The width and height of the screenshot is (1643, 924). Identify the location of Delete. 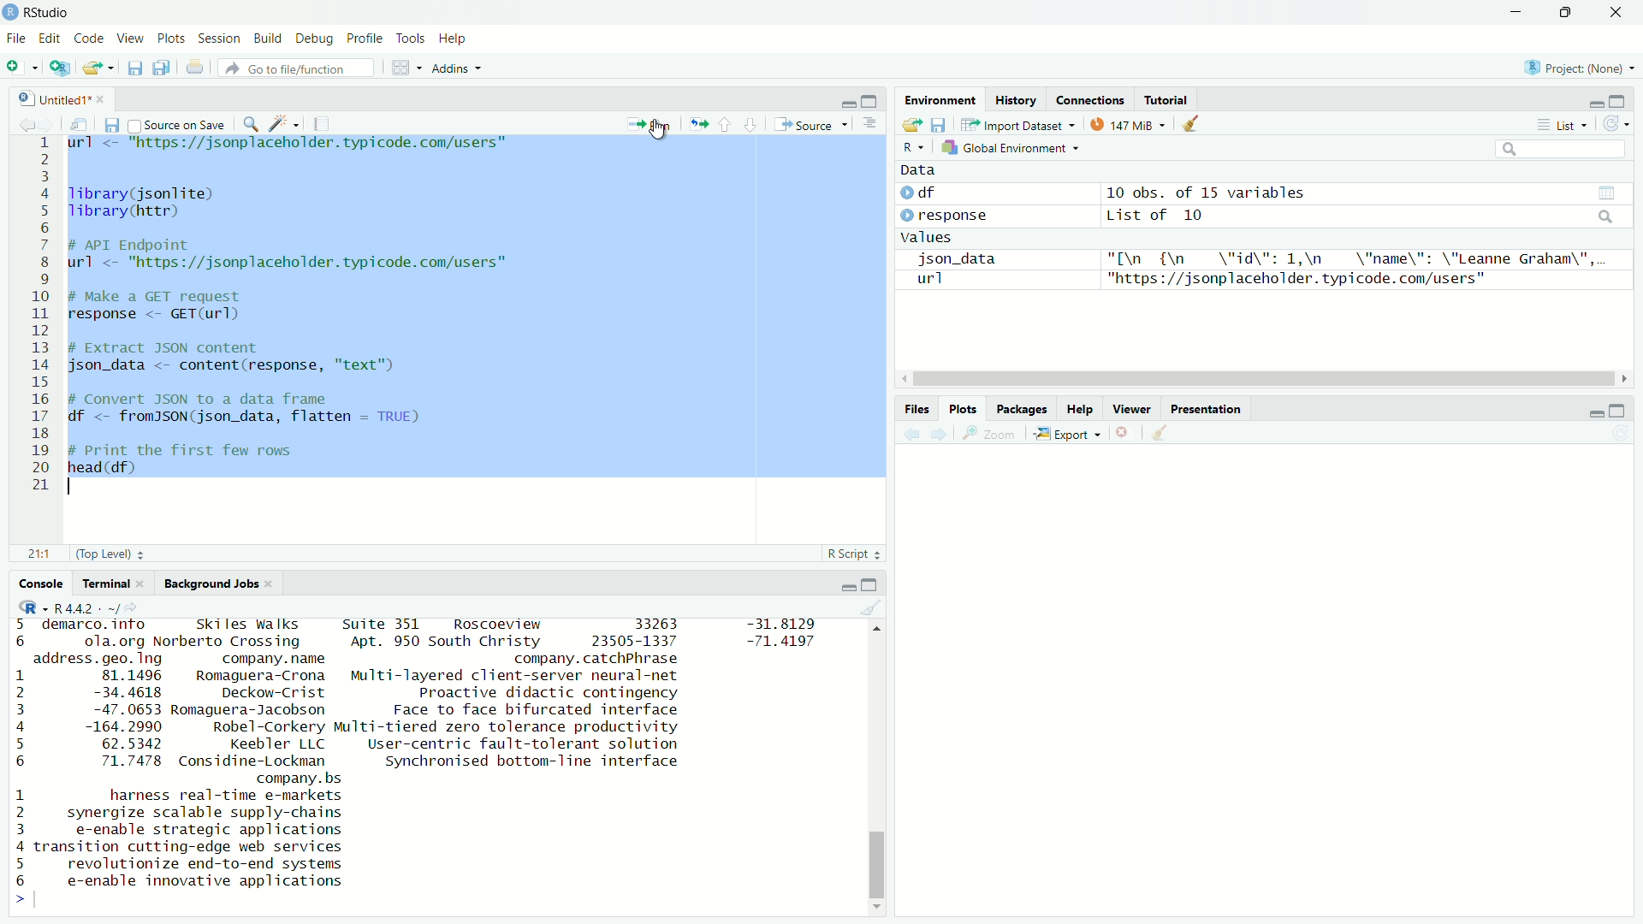
(1122, 435).